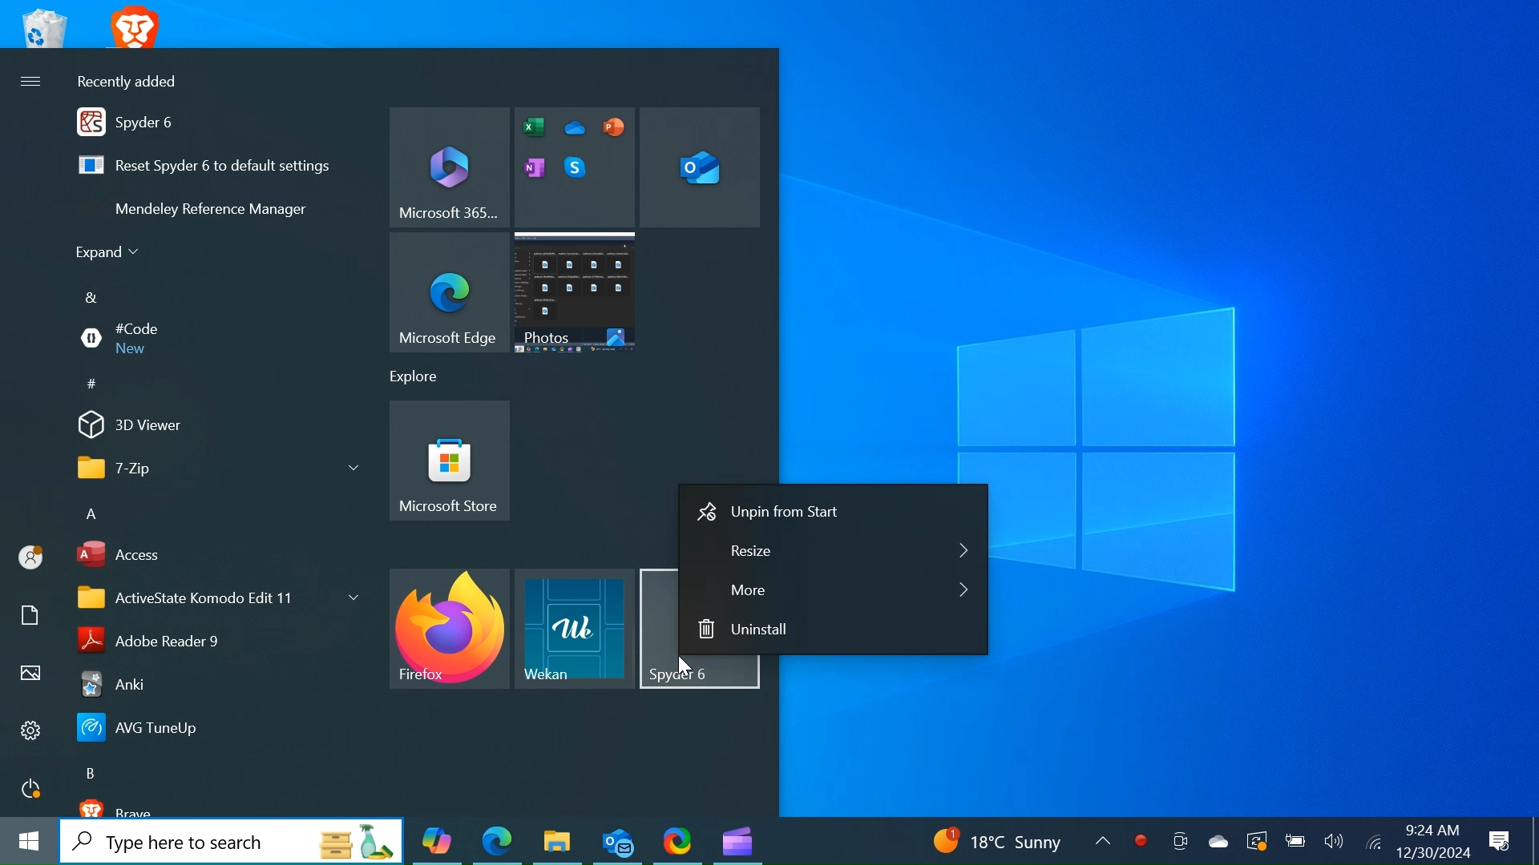  I want to click on Expand, so click(112, 253).